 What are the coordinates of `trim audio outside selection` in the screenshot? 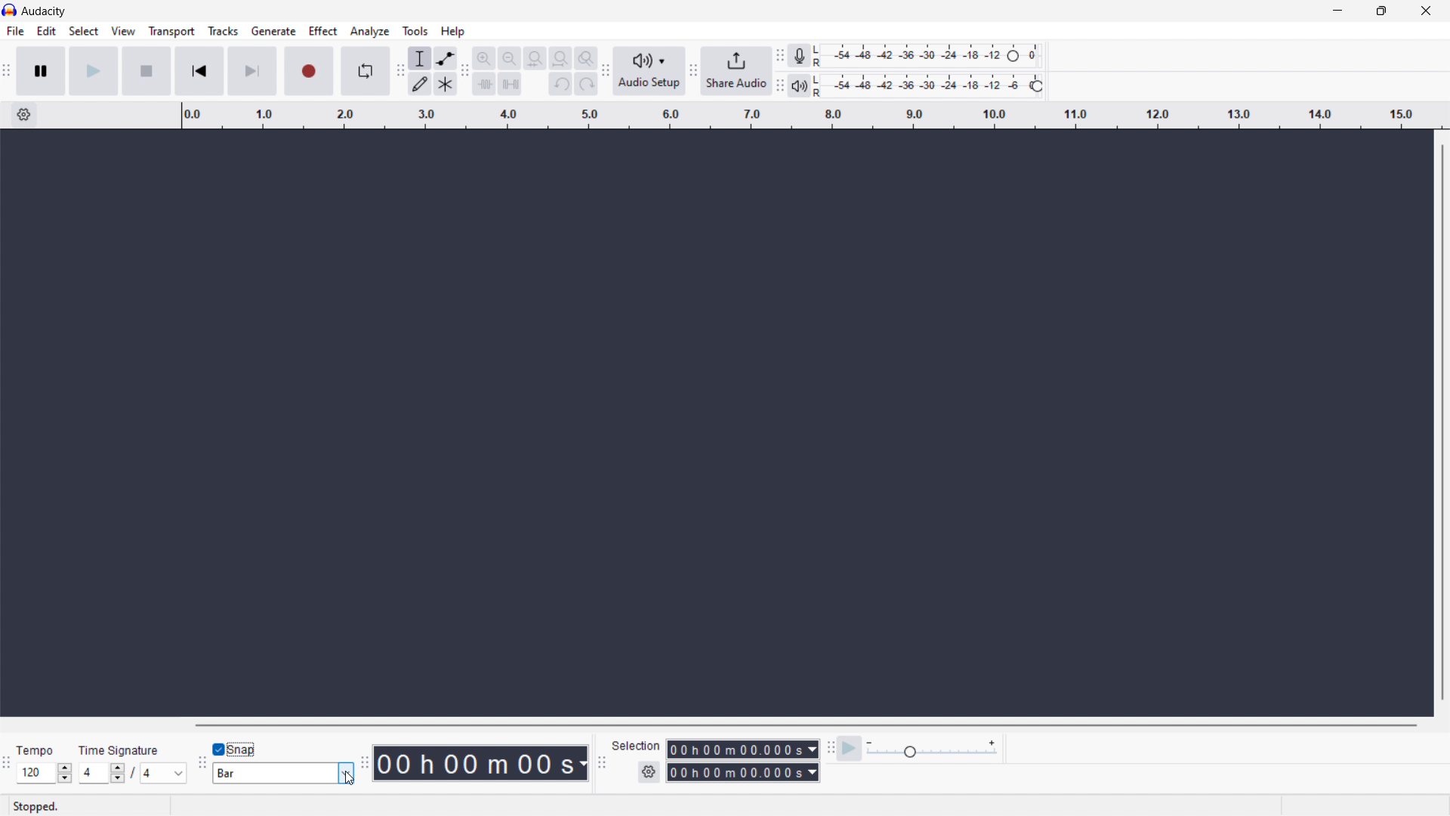 It's located at (485, 83).